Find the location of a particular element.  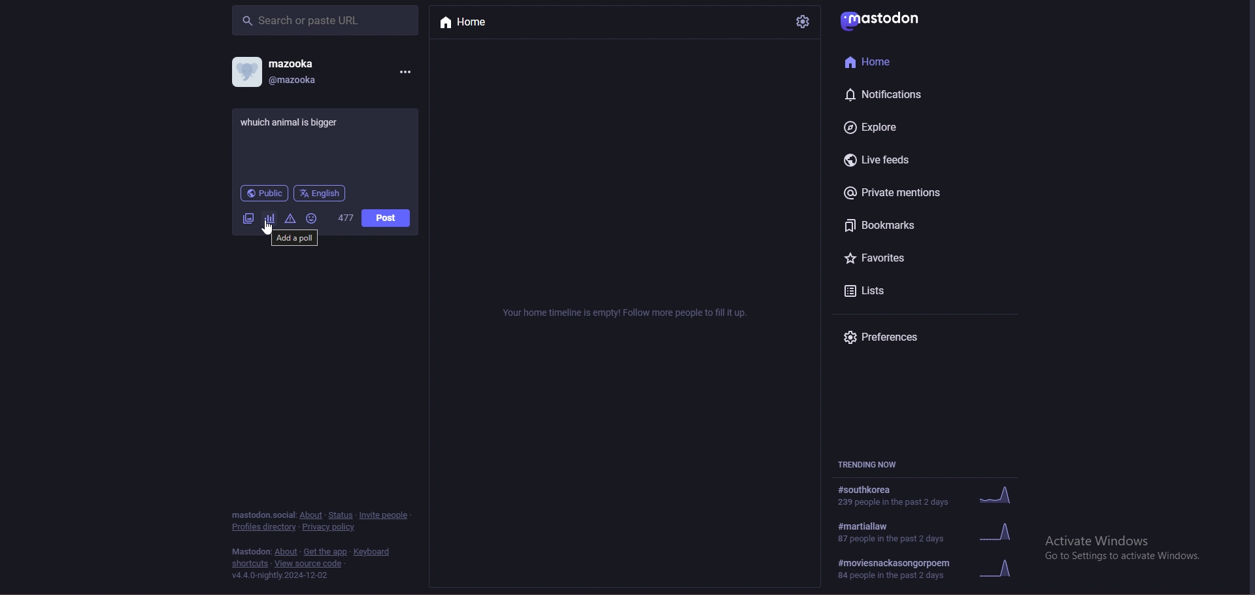

word limit is located at coordinates (345, 217).